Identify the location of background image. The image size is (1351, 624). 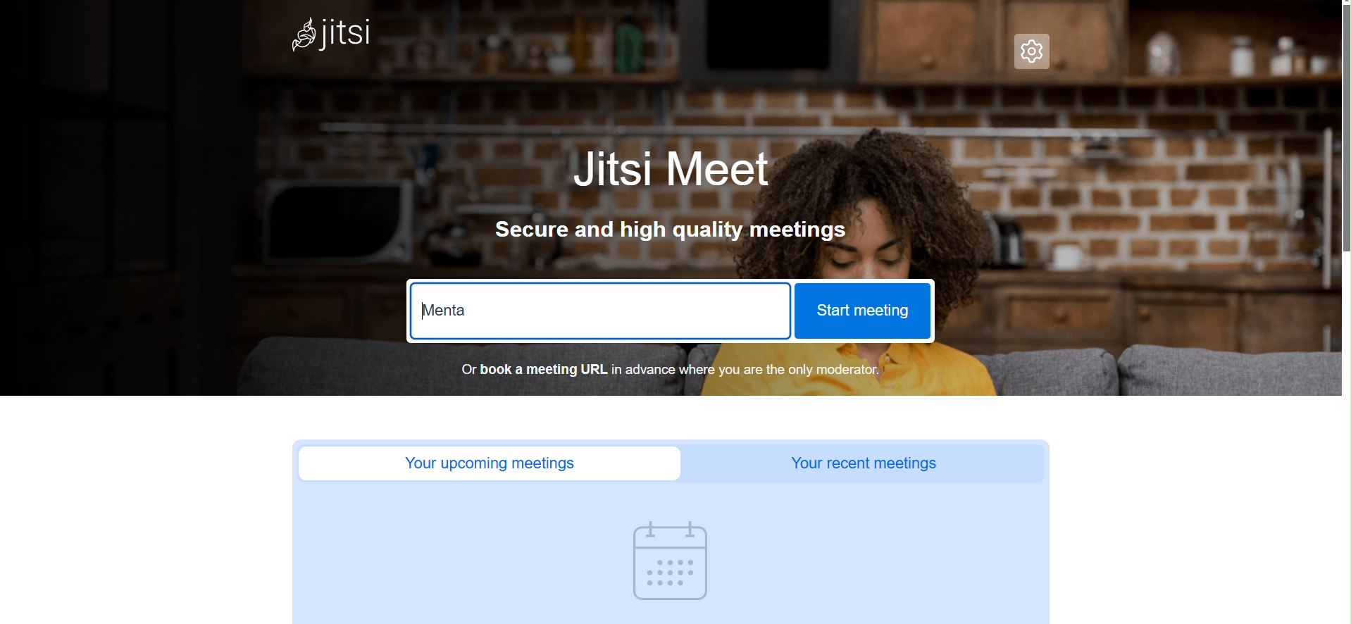
(616, 96).